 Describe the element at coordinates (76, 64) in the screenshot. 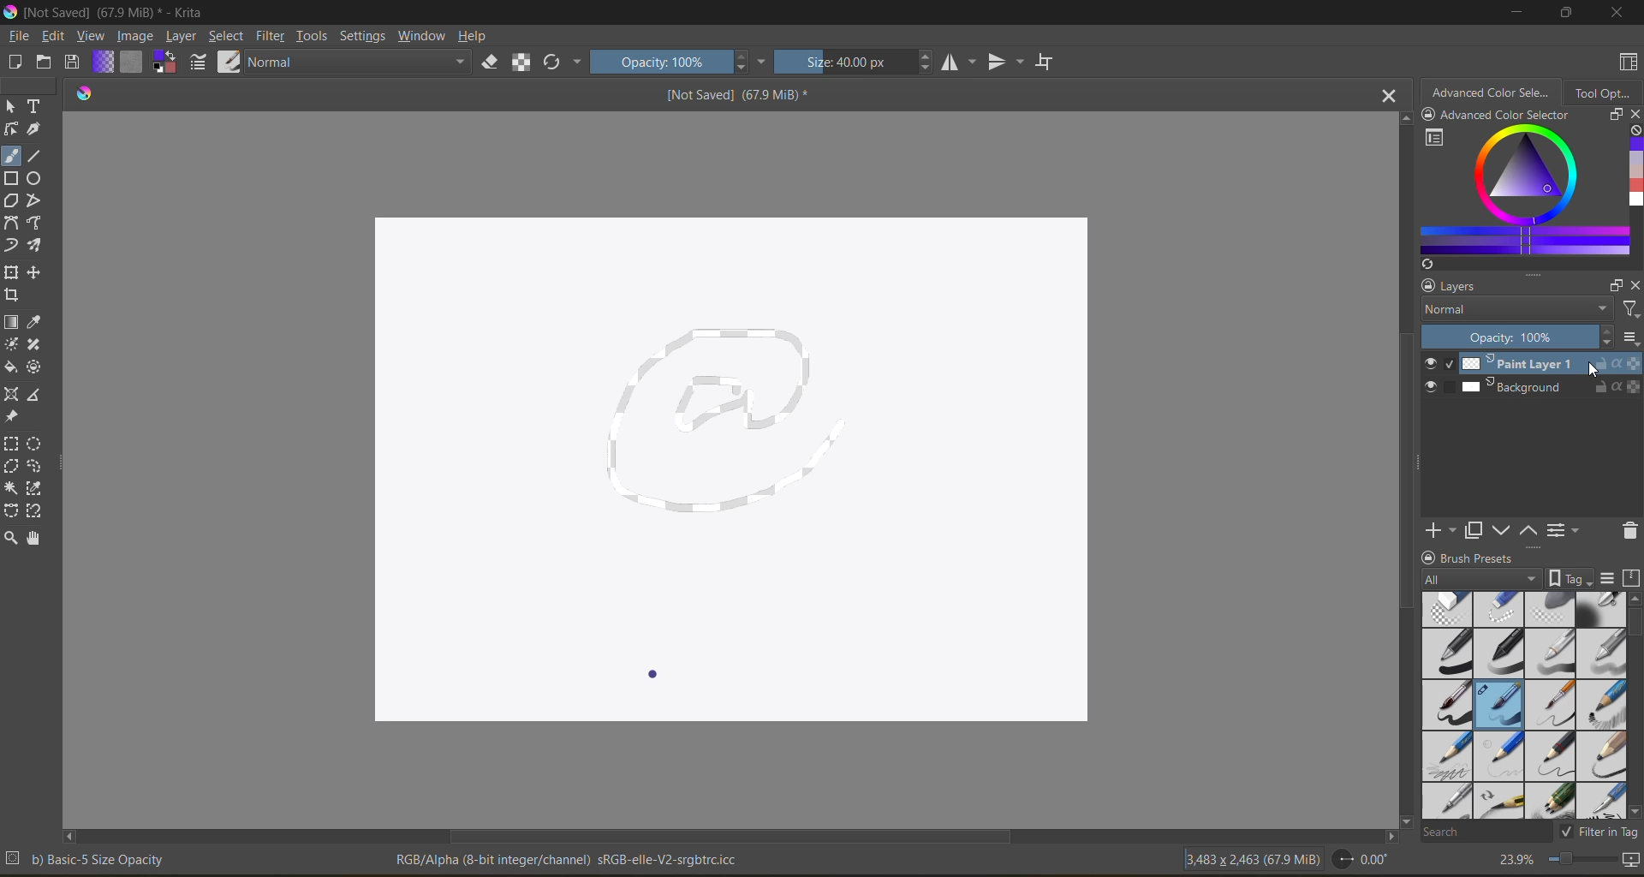

I see `save` at that location.